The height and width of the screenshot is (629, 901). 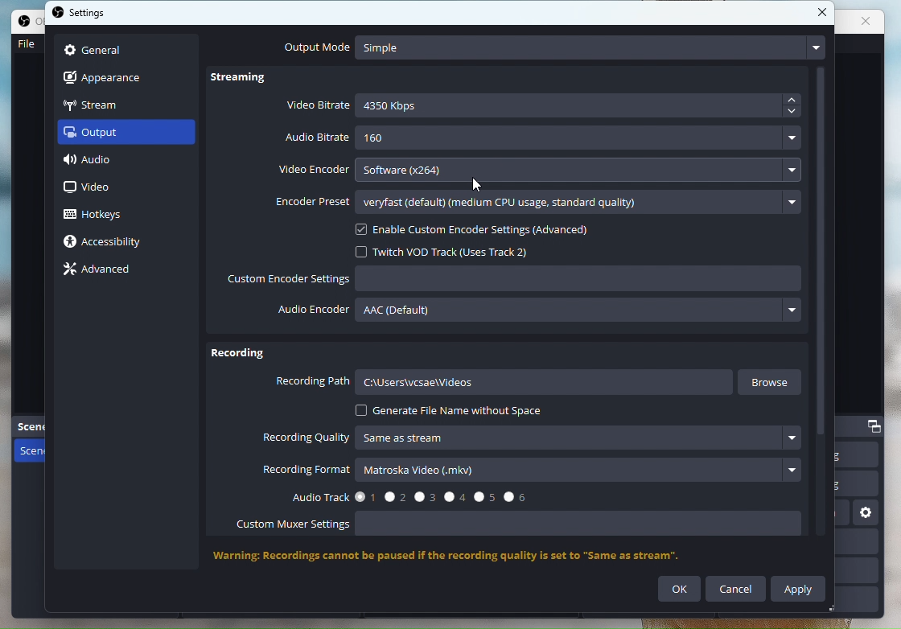 I want to click on video, so click(x=92, y=188).